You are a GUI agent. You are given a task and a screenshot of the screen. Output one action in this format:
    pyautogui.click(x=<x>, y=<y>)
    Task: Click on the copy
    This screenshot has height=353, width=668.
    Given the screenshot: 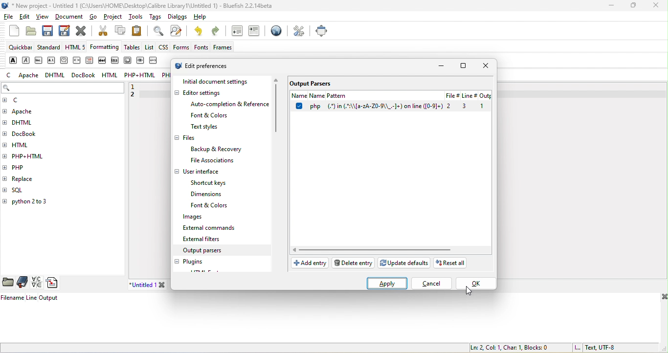 What is the action you would take?
    pyautogui.click(x=122, y=31)
    